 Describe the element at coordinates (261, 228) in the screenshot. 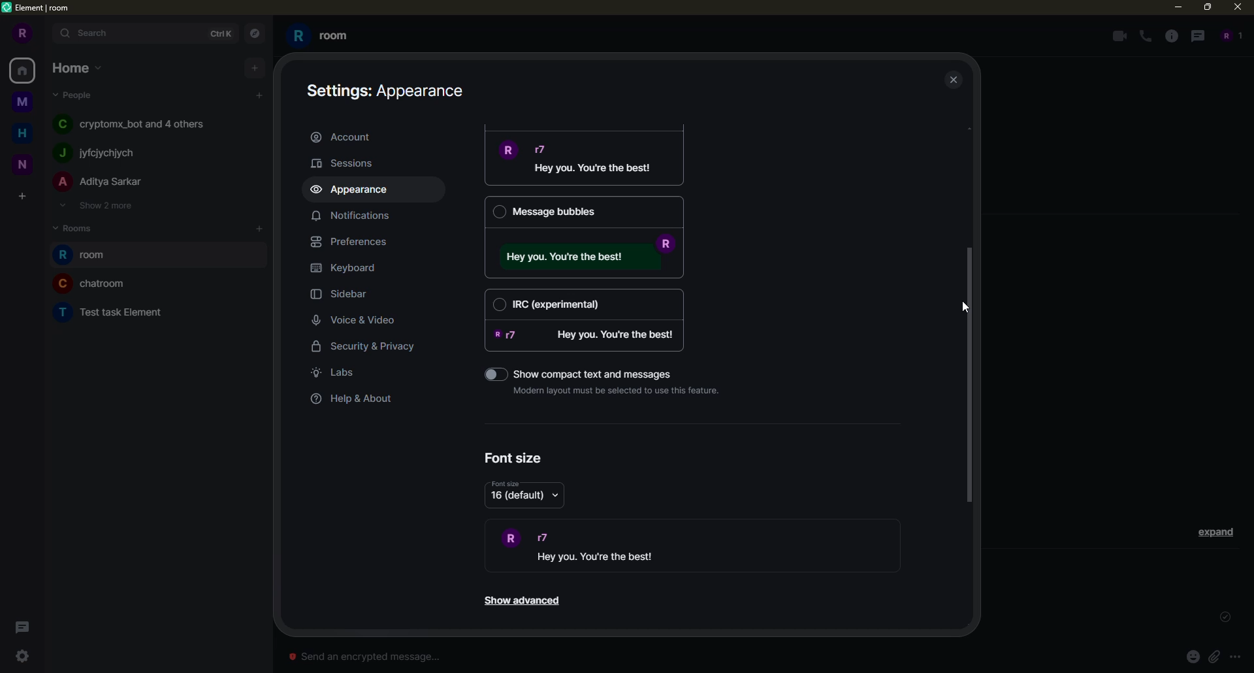

I see `add` at that location.